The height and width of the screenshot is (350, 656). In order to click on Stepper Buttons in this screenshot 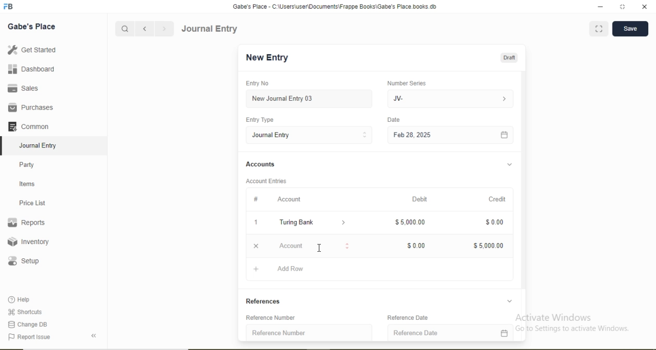, I will do `click(347, 246)`.